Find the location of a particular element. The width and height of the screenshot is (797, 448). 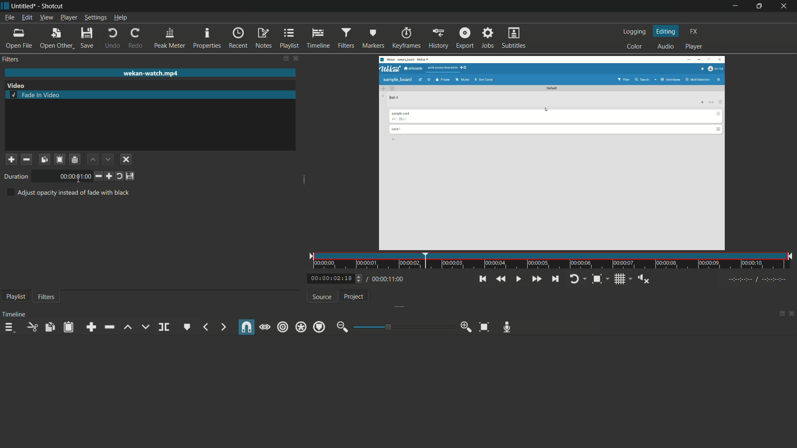

cursor is located at coordinates (78, 179).